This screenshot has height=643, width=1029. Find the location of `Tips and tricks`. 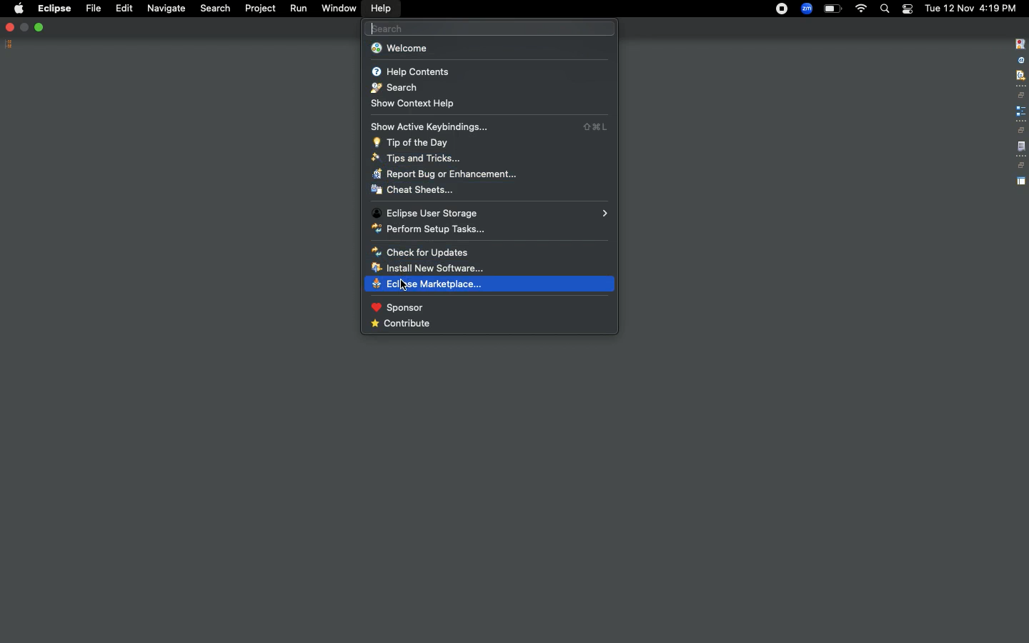

Tips and tricks is located at coordinates (415, 159).